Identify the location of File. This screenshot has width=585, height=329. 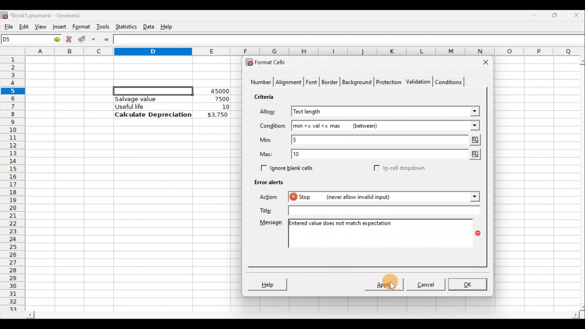
(7, 25).